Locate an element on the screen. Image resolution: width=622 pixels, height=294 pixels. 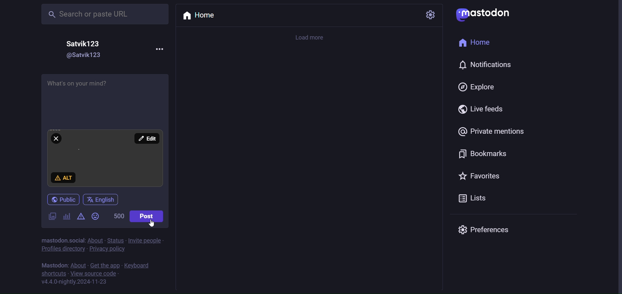
favorites is located at coordinates (478, 176).